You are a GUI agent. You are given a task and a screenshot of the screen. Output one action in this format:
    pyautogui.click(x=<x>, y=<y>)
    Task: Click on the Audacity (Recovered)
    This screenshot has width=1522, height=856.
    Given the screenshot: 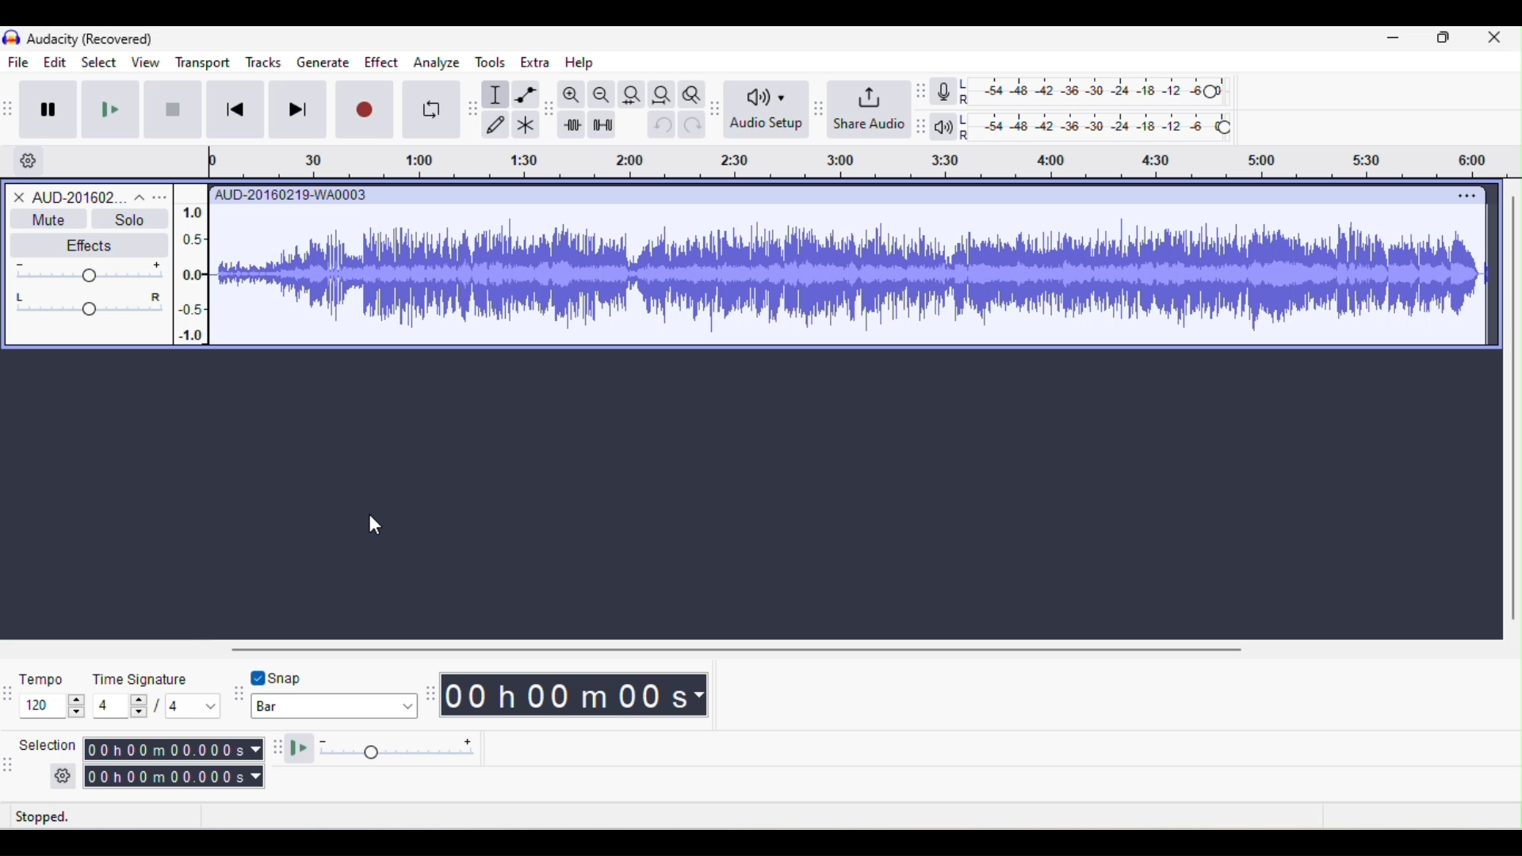 What is the action you would take?
    pyautogui.click(x=90, y=39)
    